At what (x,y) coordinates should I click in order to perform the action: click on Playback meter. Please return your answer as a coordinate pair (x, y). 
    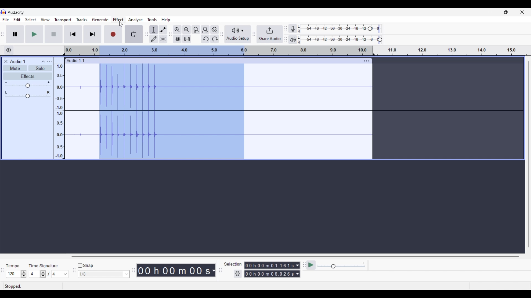
    Looking at the image, I should click on (293, 40).